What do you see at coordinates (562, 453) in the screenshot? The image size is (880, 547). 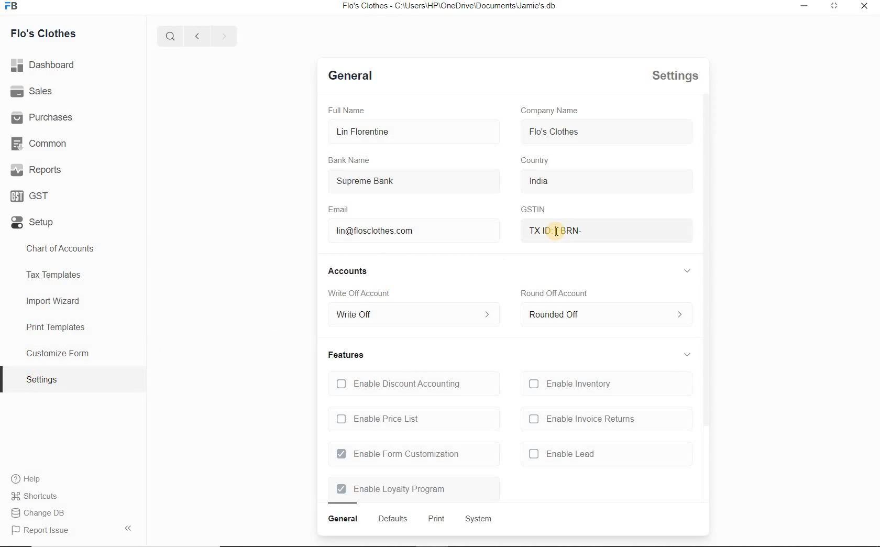 I see `enable lead` at bounding box center [562, 453].